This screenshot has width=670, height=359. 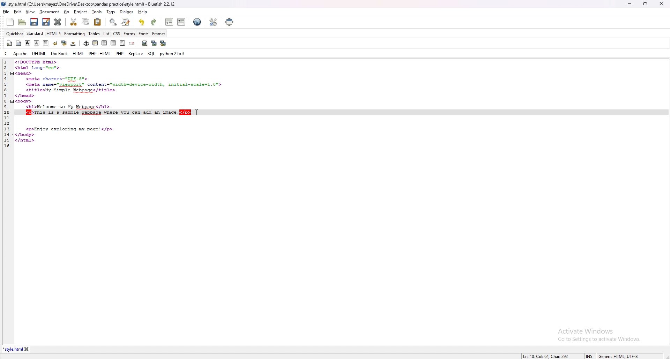 What do you see at coordinates (7, 53) in the screenshot?
I see `c` at bounding box center [7, 53].